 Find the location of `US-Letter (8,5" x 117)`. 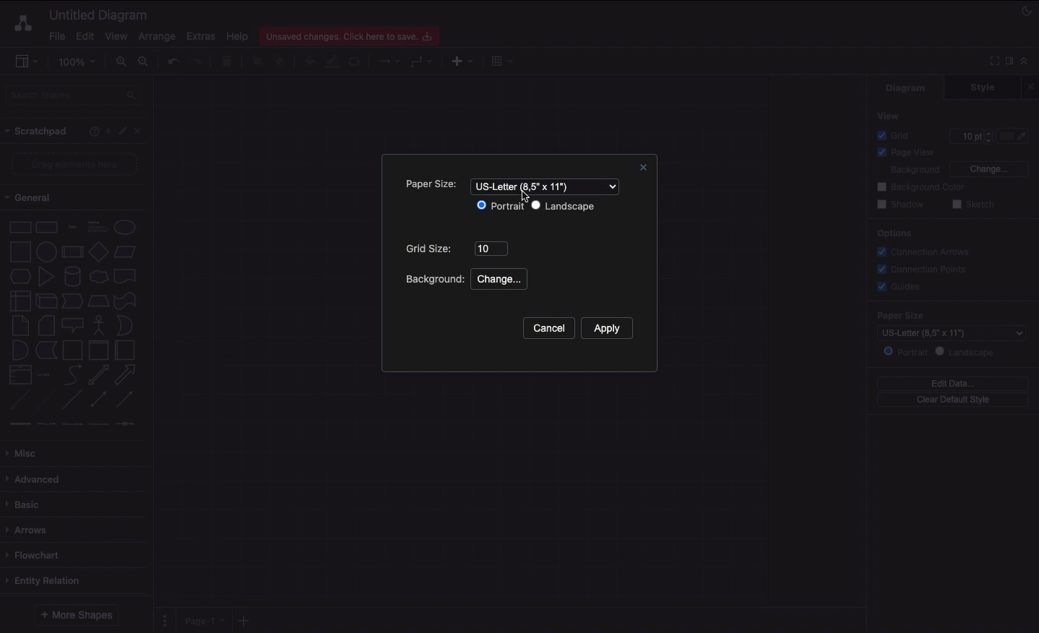

US-Letter (8,5" x 117) is located at coordinates (546, 186).